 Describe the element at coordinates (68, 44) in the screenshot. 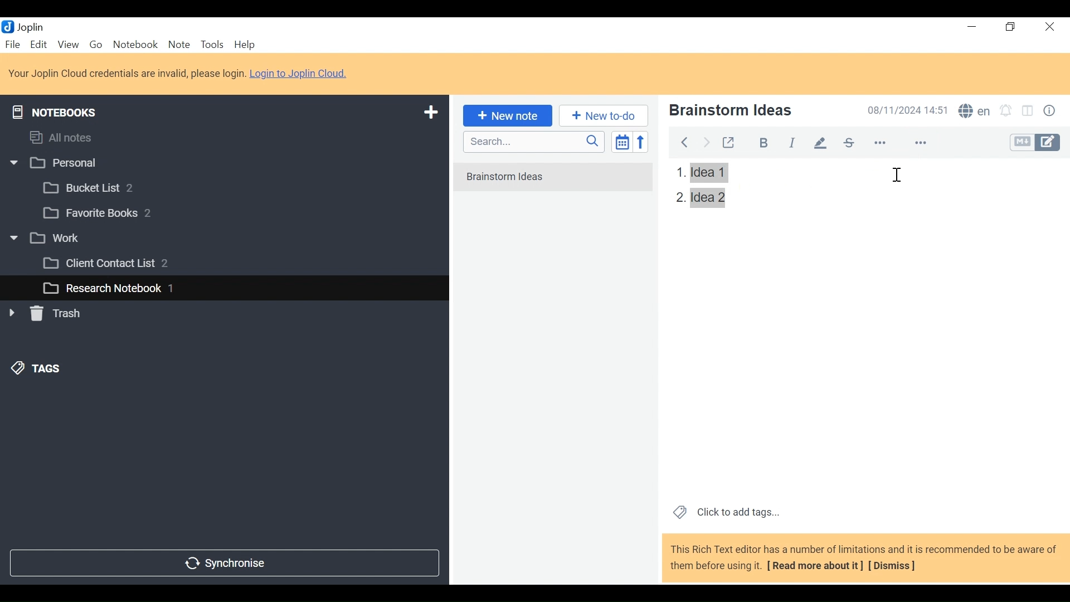

I see `View` at that location.